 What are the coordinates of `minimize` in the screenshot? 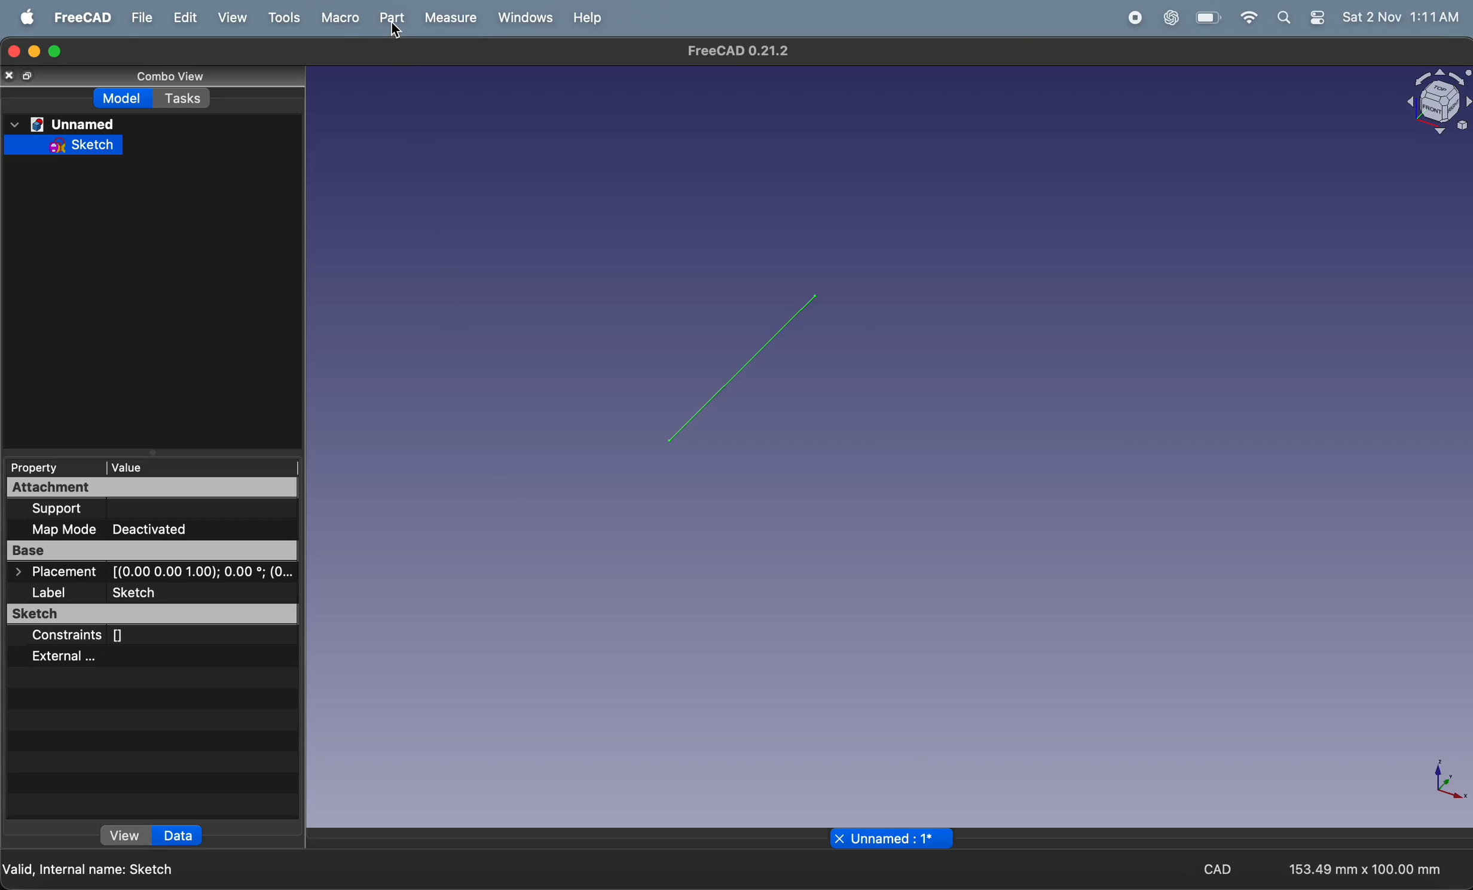 It's located at (35, 52).